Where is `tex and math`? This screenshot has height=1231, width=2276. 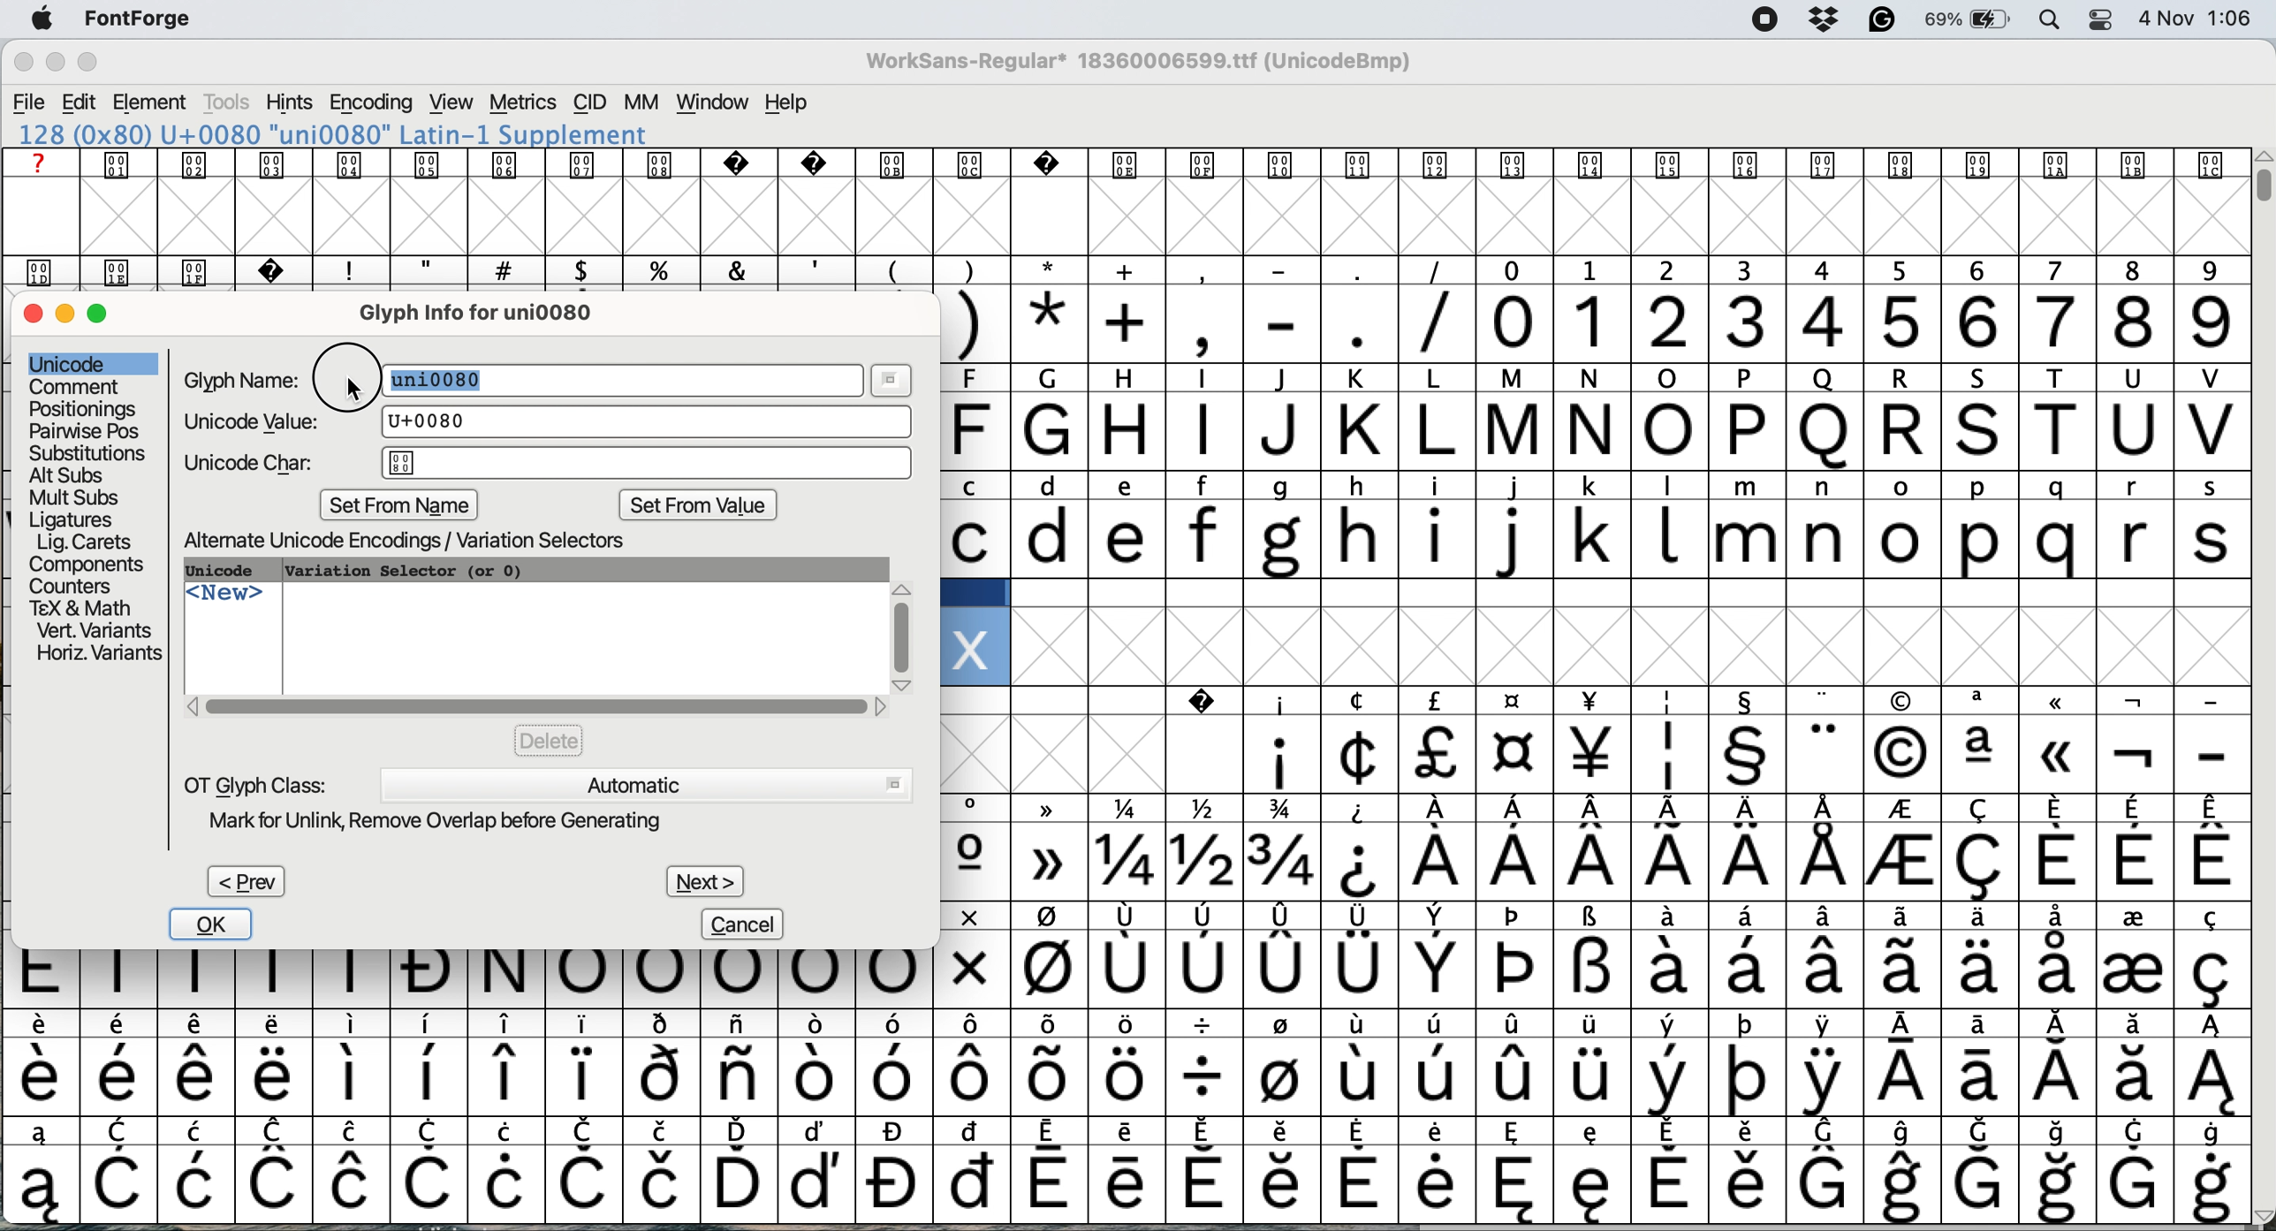
tex and math is located at coordinates (80, 607).